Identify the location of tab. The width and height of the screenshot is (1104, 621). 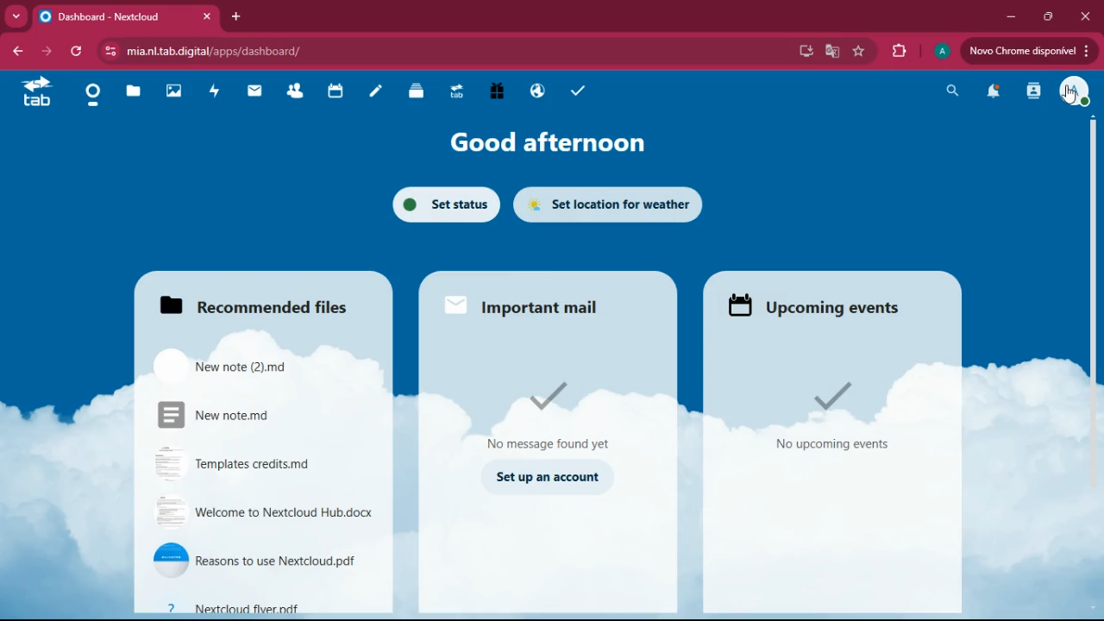
(457, 94).